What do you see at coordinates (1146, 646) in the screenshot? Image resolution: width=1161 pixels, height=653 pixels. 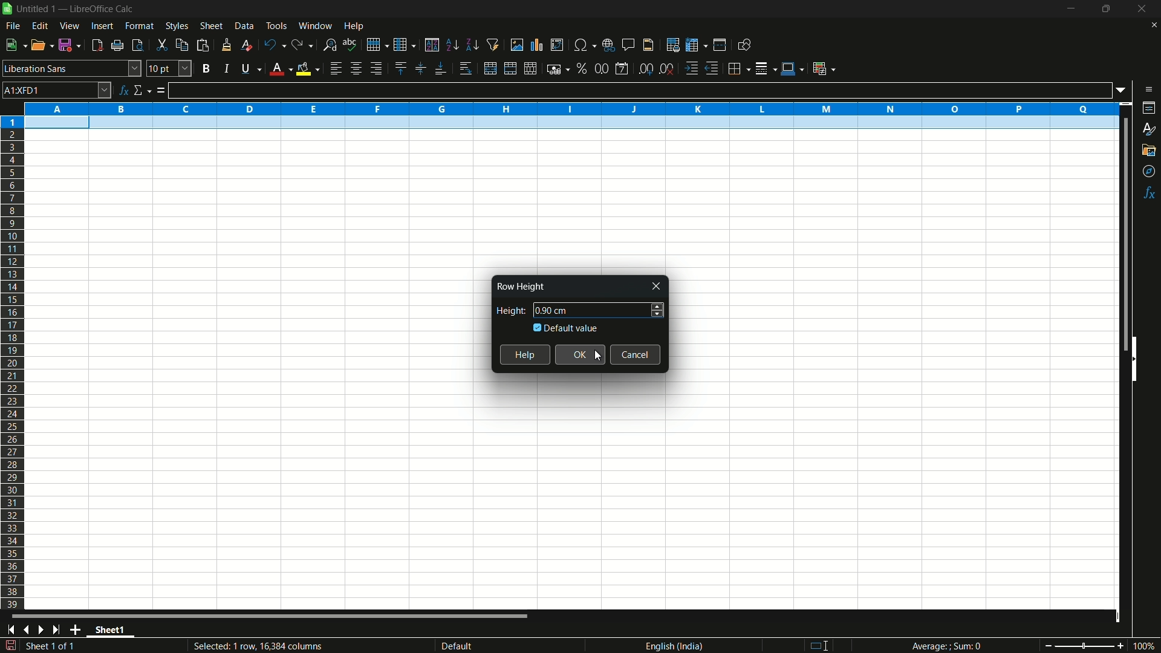 I see `current zoom 100%` at bounding box center [1146, 646].